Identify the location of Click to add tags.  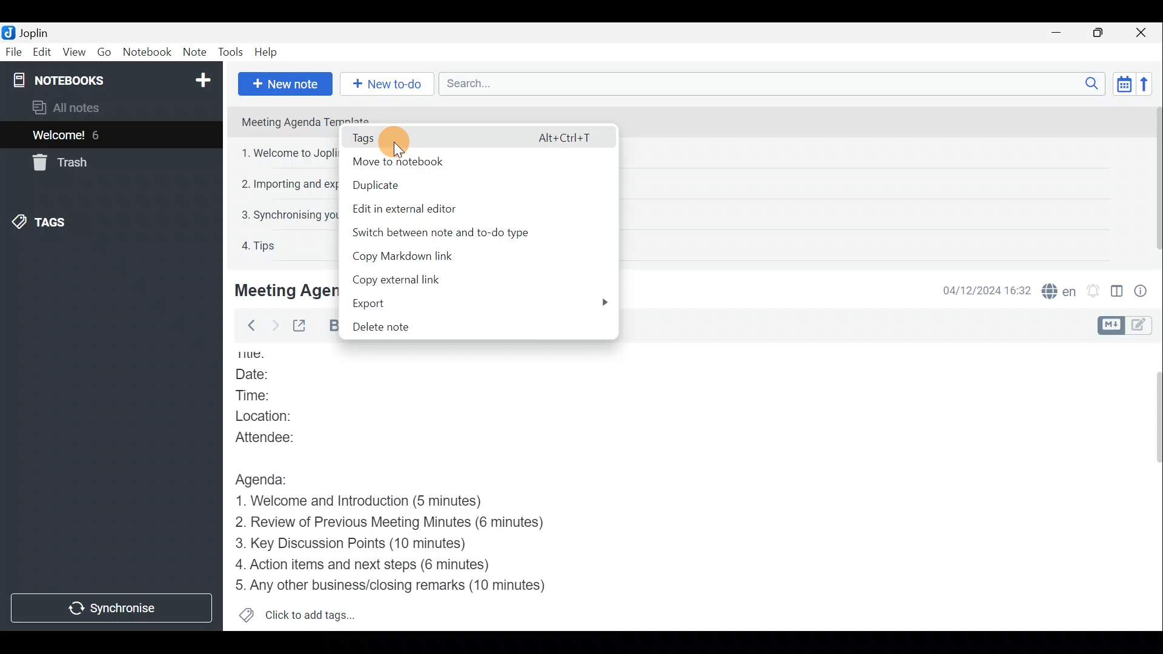
(314, 612).